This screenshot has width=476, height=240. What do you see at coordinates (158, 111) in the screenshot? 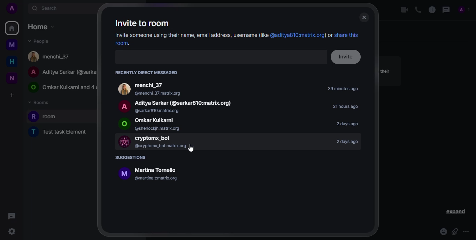
I see `` at bounding box center [158, 111].